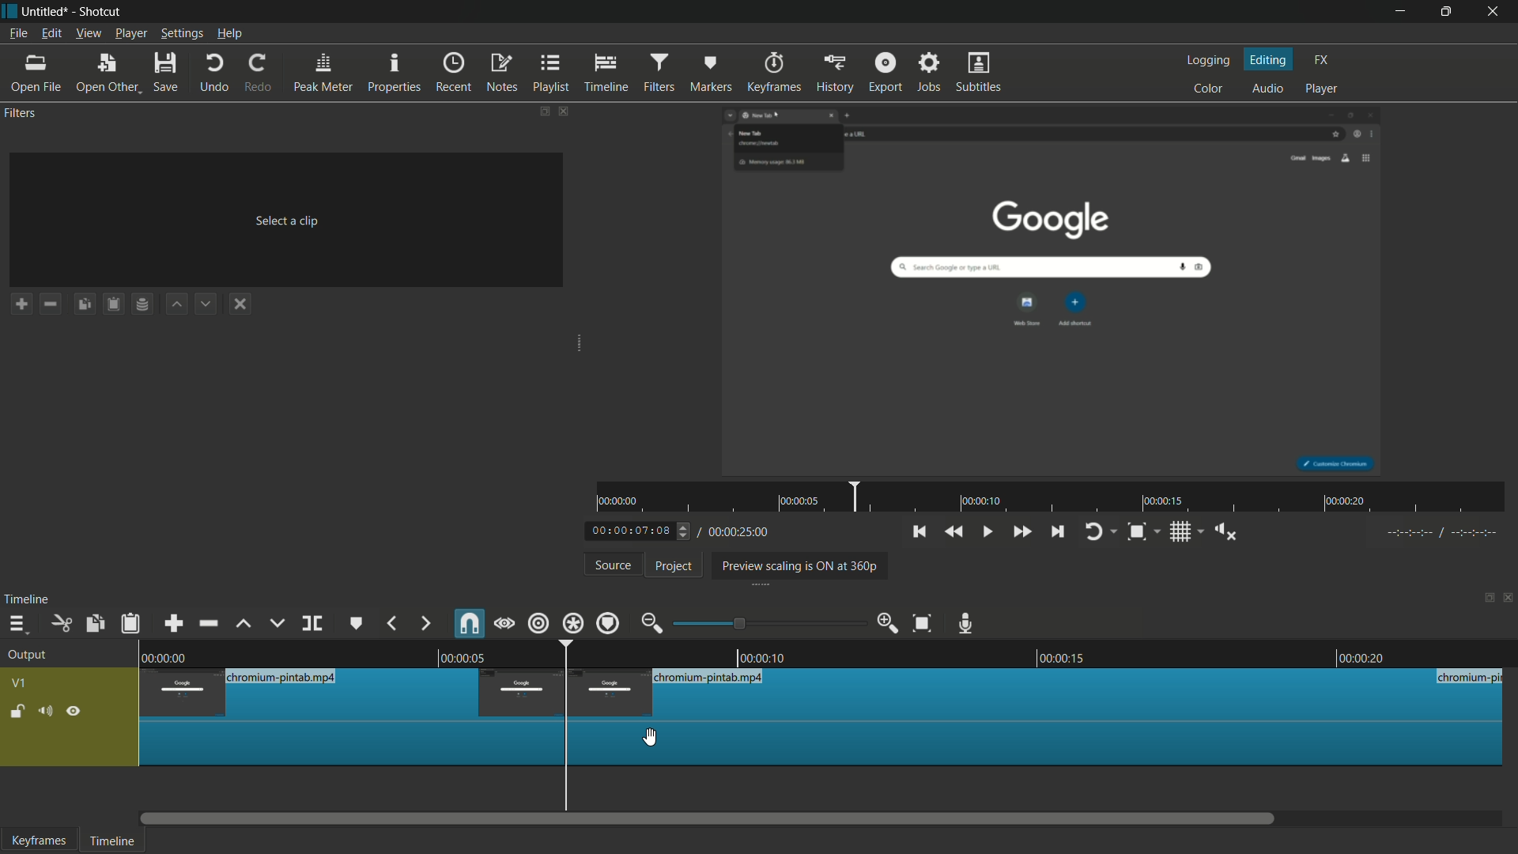 This screenshot has height=854, width=1518. Describe the element at coordinates (21, 304) in the screenshot. I see `add a filter` at that location.